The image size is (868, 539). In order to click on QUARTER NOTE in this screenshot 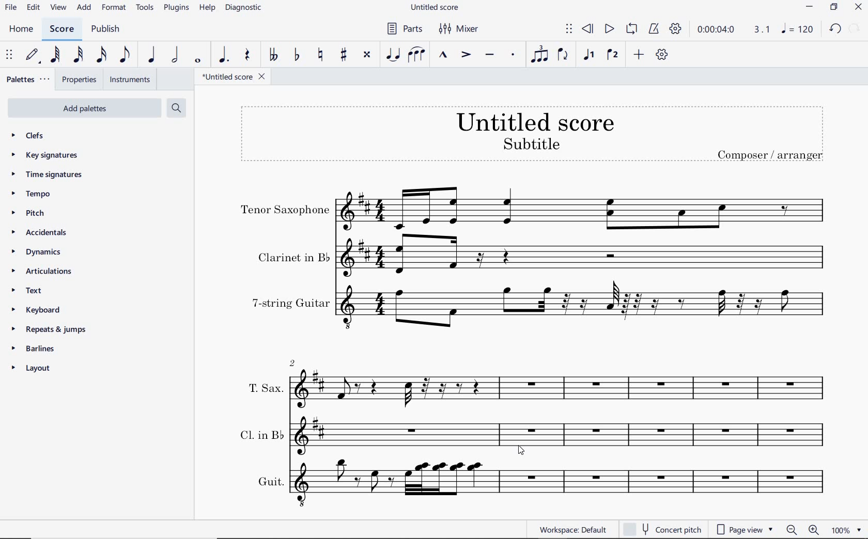, I will do `click(152, 55)`.